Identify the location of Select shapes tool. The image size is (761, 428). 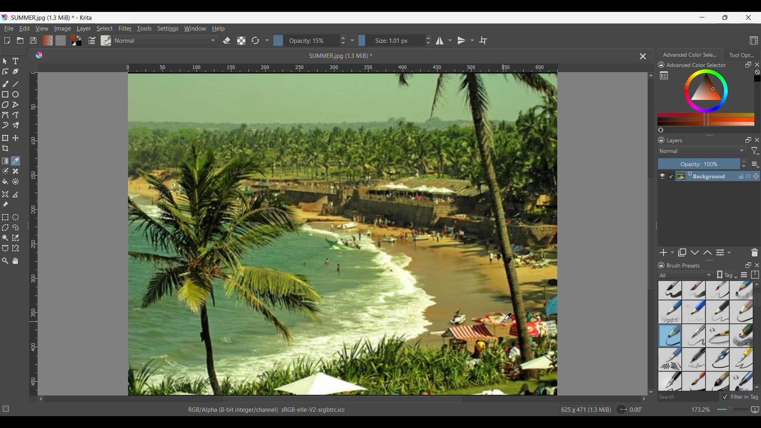
(5, 61).